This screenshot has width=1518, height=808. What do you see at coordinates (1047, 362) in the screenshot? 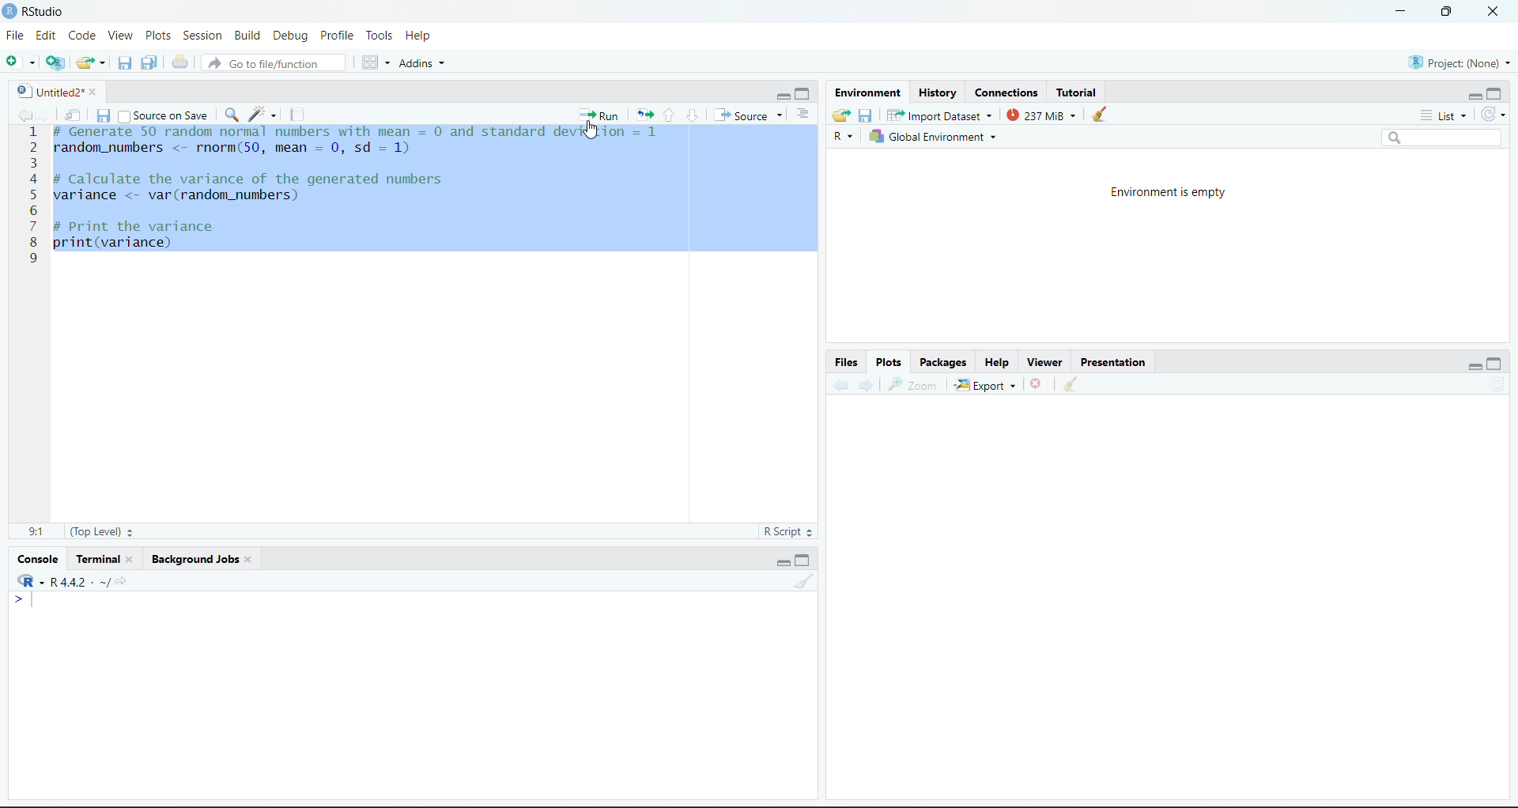
I see `Viewer` at bounding box center [1047, 362].